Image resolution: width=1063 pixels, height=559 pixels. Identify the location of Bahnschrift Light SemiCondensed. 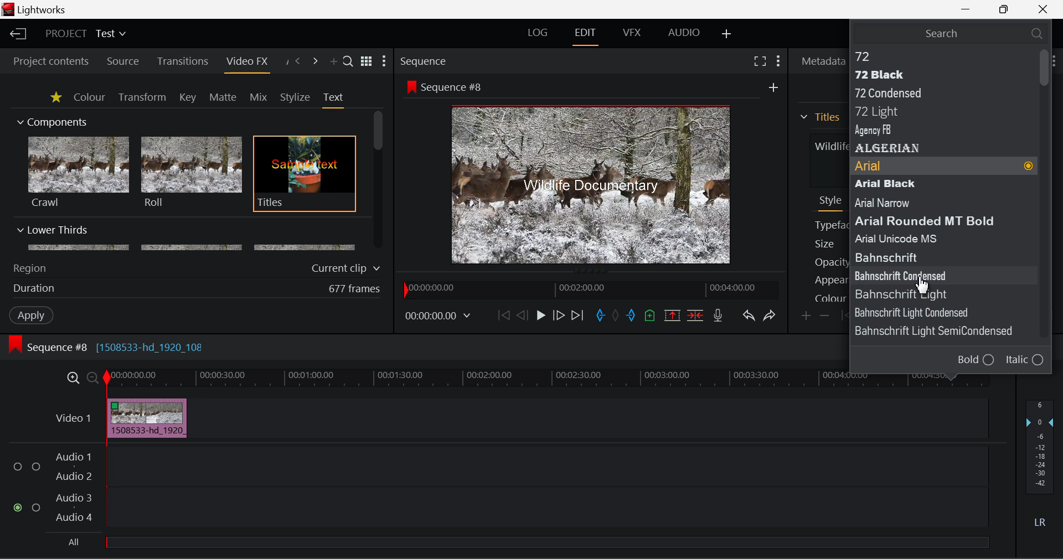
(940, 332).